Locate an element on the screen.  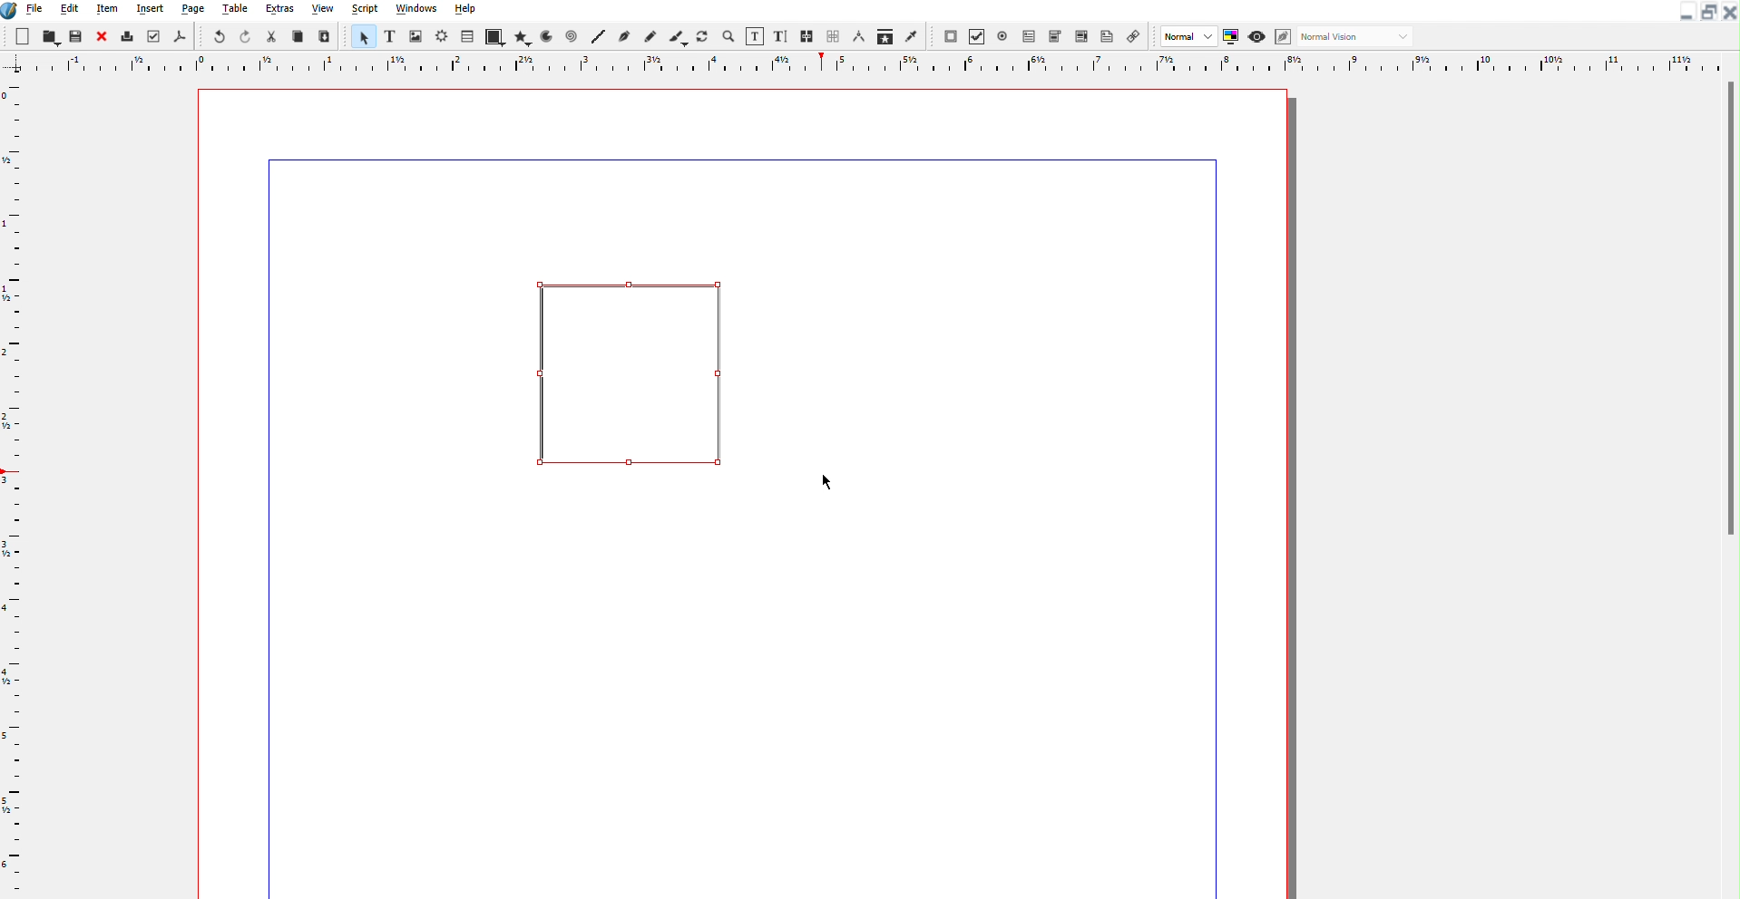
Undo is located at coordinates (219, 37).